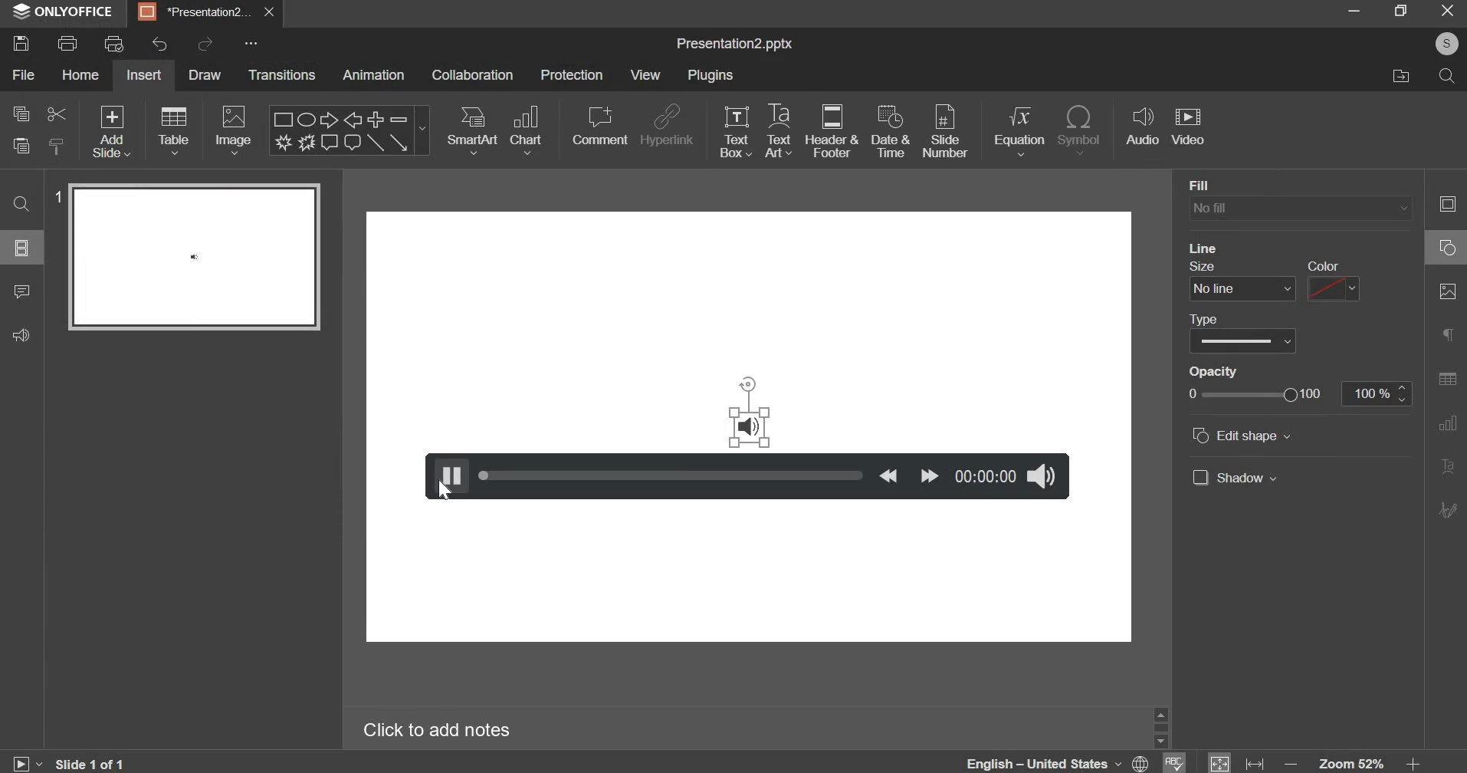 The image size is (1467, 773). Describe the element at coordinates (249, 43) in the screenshot. I see `customize quick access` at that location.